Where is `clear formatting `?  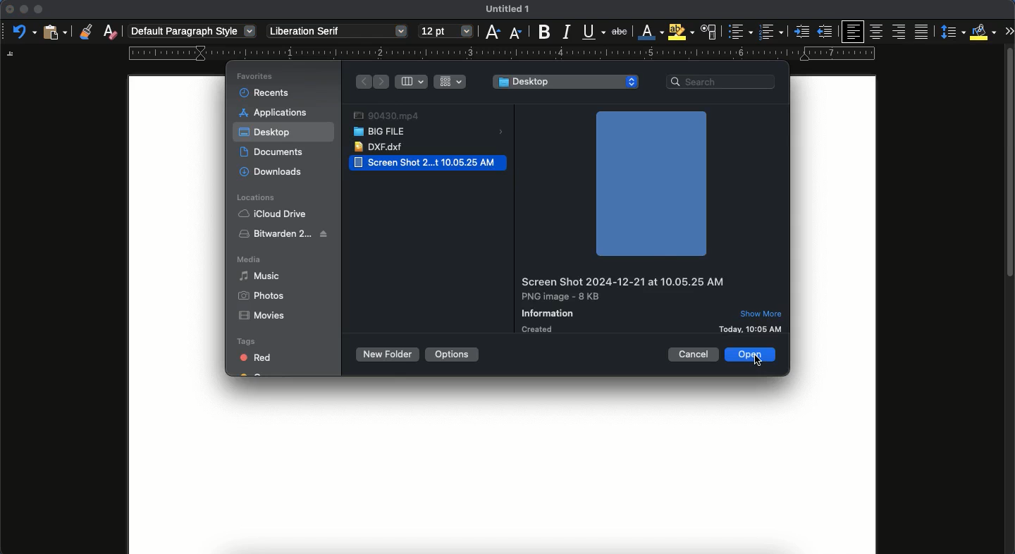
clear formatting  is located at coordinates (110, 31).